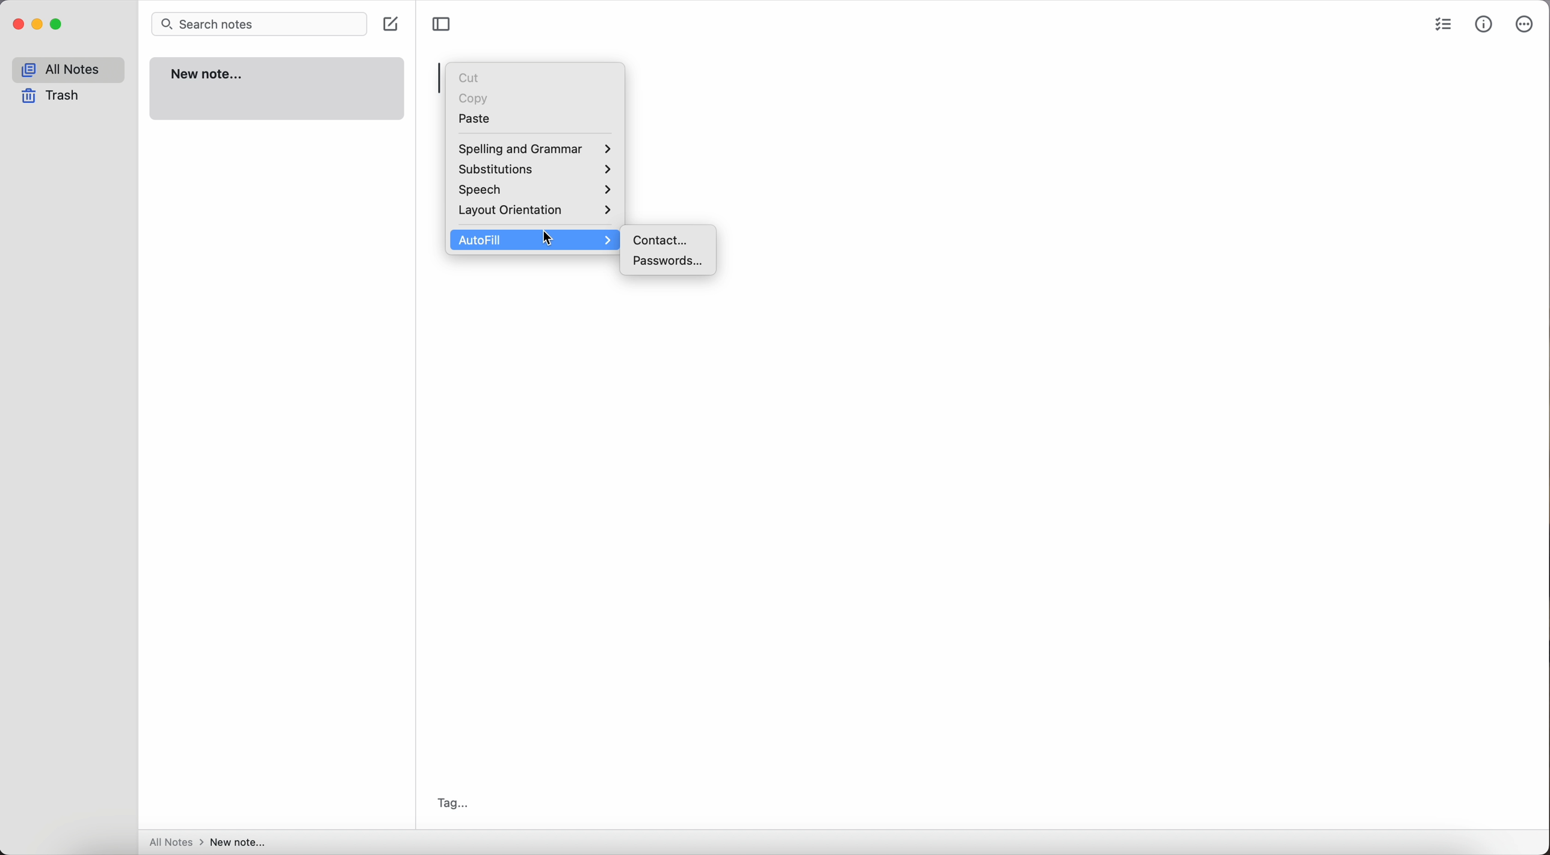  I want to click on new note, so click(278, 89).